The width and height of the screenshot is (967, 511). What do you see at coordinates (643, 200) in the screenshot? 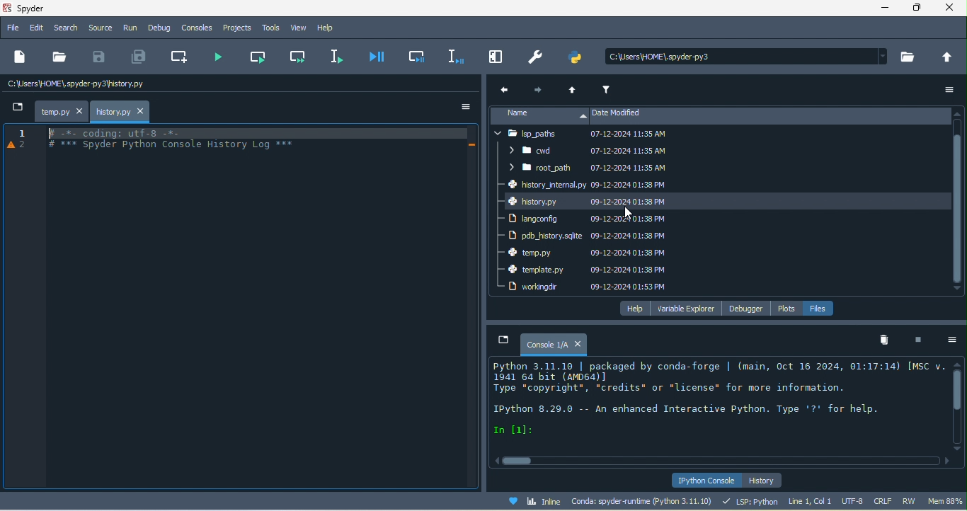
I see `date modified` at bounding box center [643, 200].